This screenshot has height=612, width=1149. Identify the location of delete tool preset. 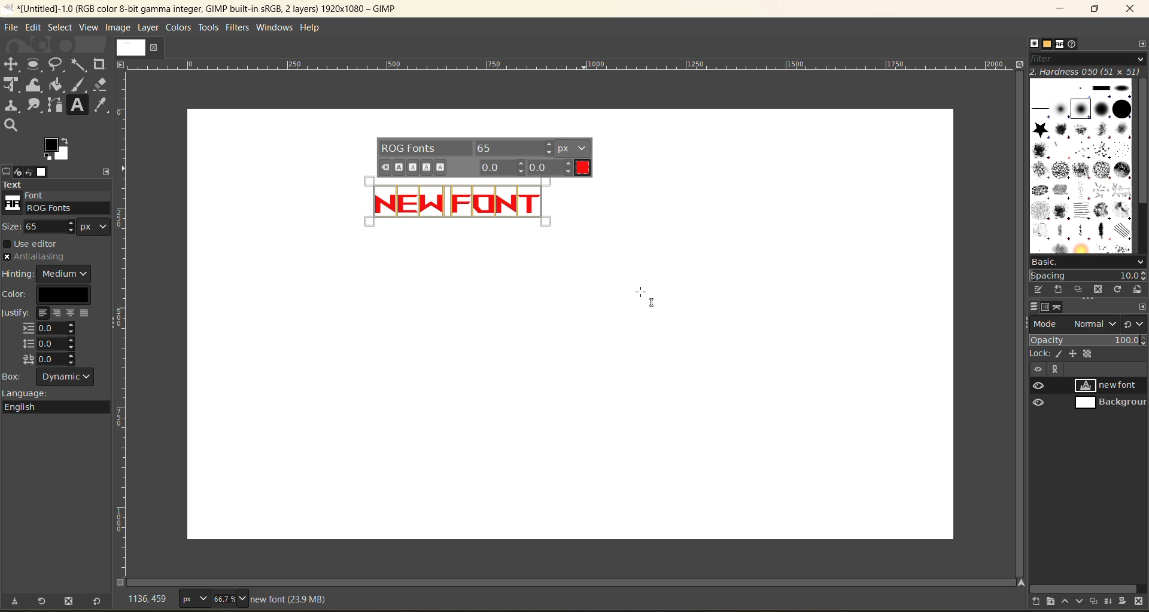
(70, 600).